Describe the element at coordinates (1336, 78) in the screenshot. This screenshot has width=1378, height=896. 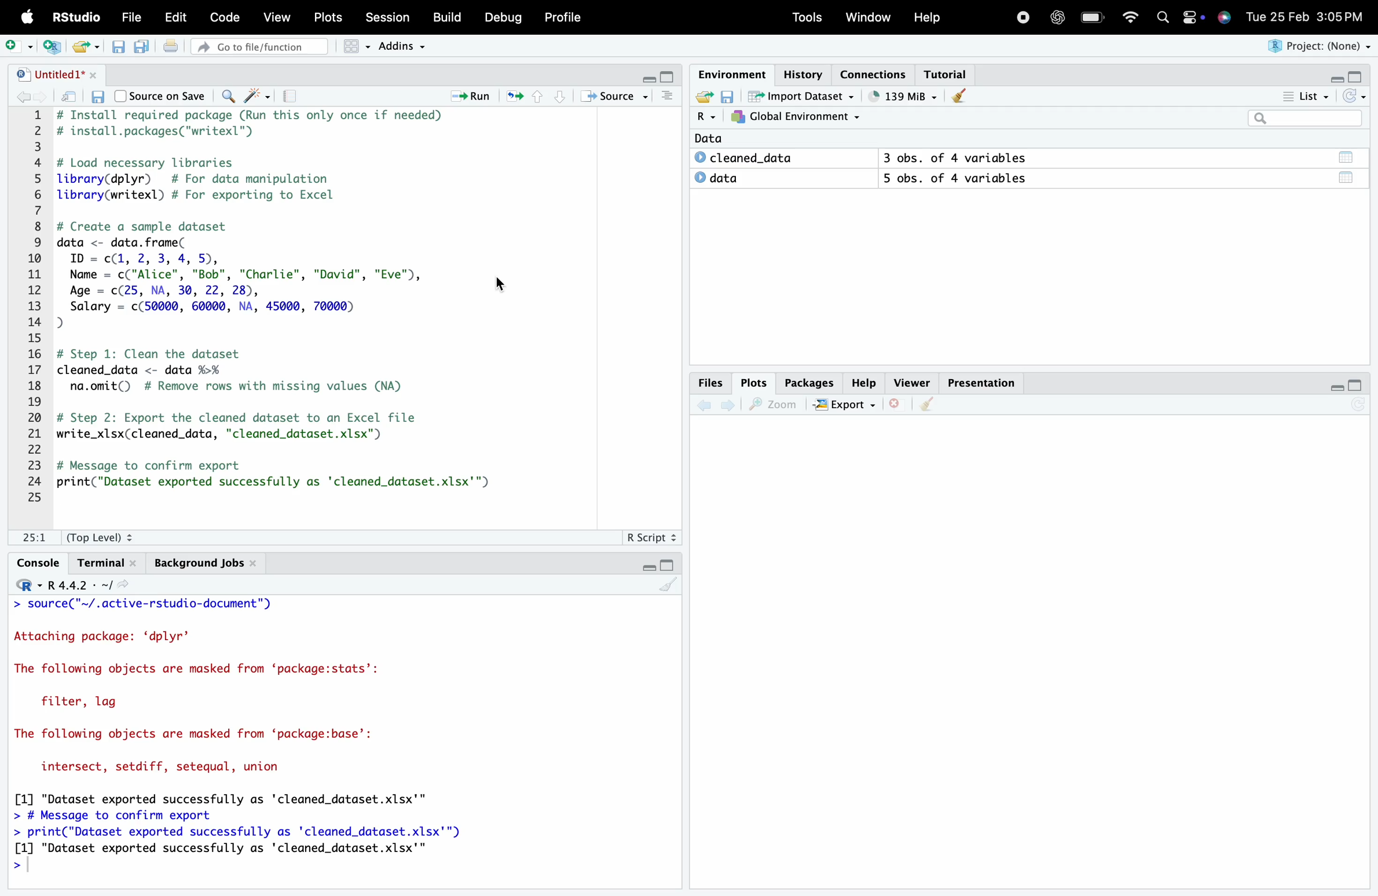
I see `Minimize` at that location.